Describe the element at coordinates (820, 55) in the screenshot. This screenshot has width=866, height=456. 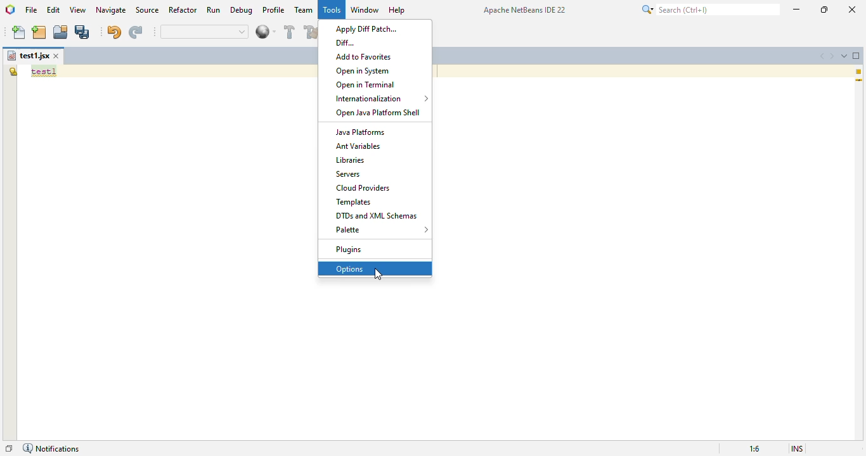
I see `scroll documents left` at that location.